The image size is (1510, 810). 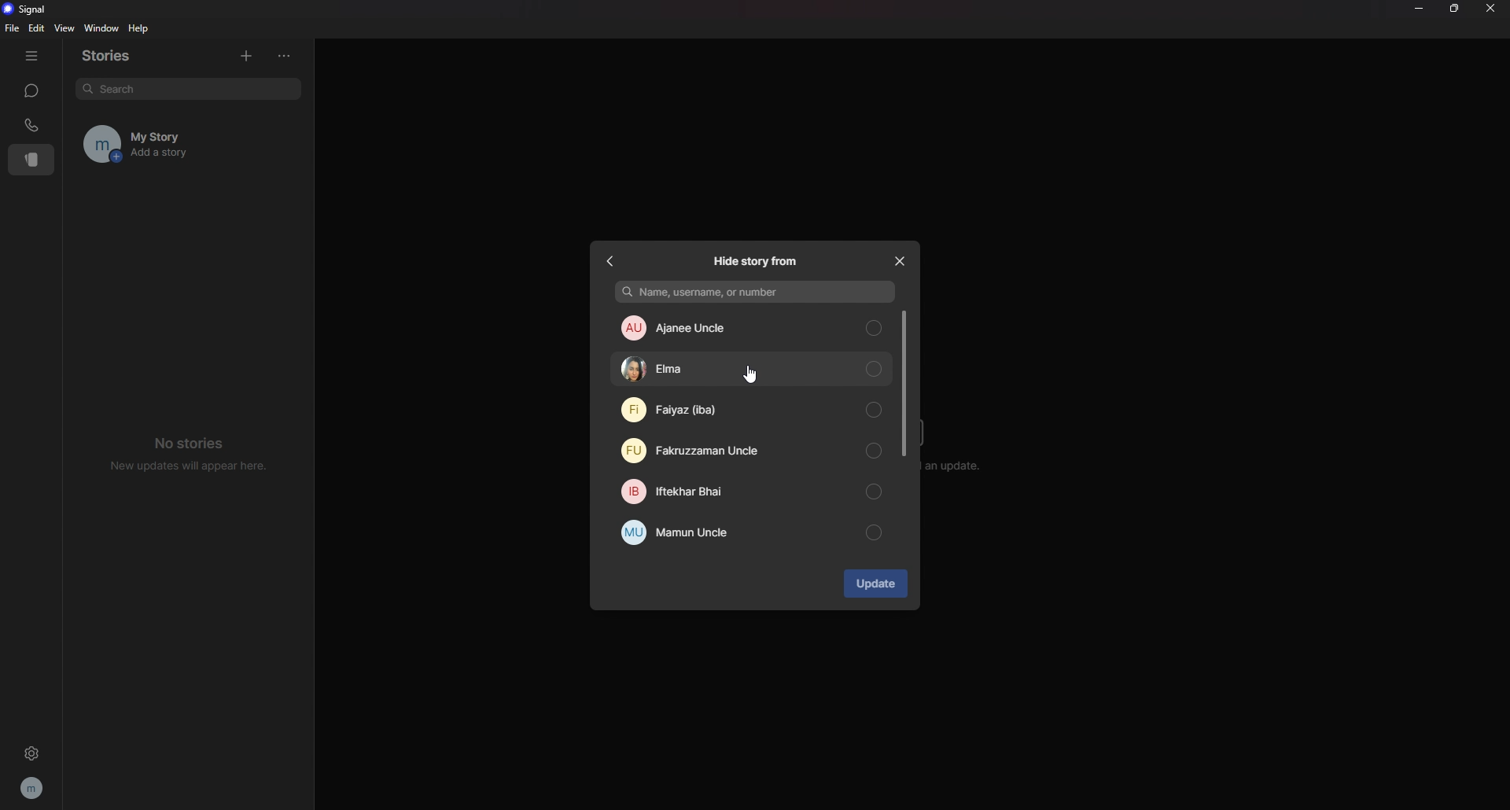 I want to click on name, username or number, so click(x=758, y=292).